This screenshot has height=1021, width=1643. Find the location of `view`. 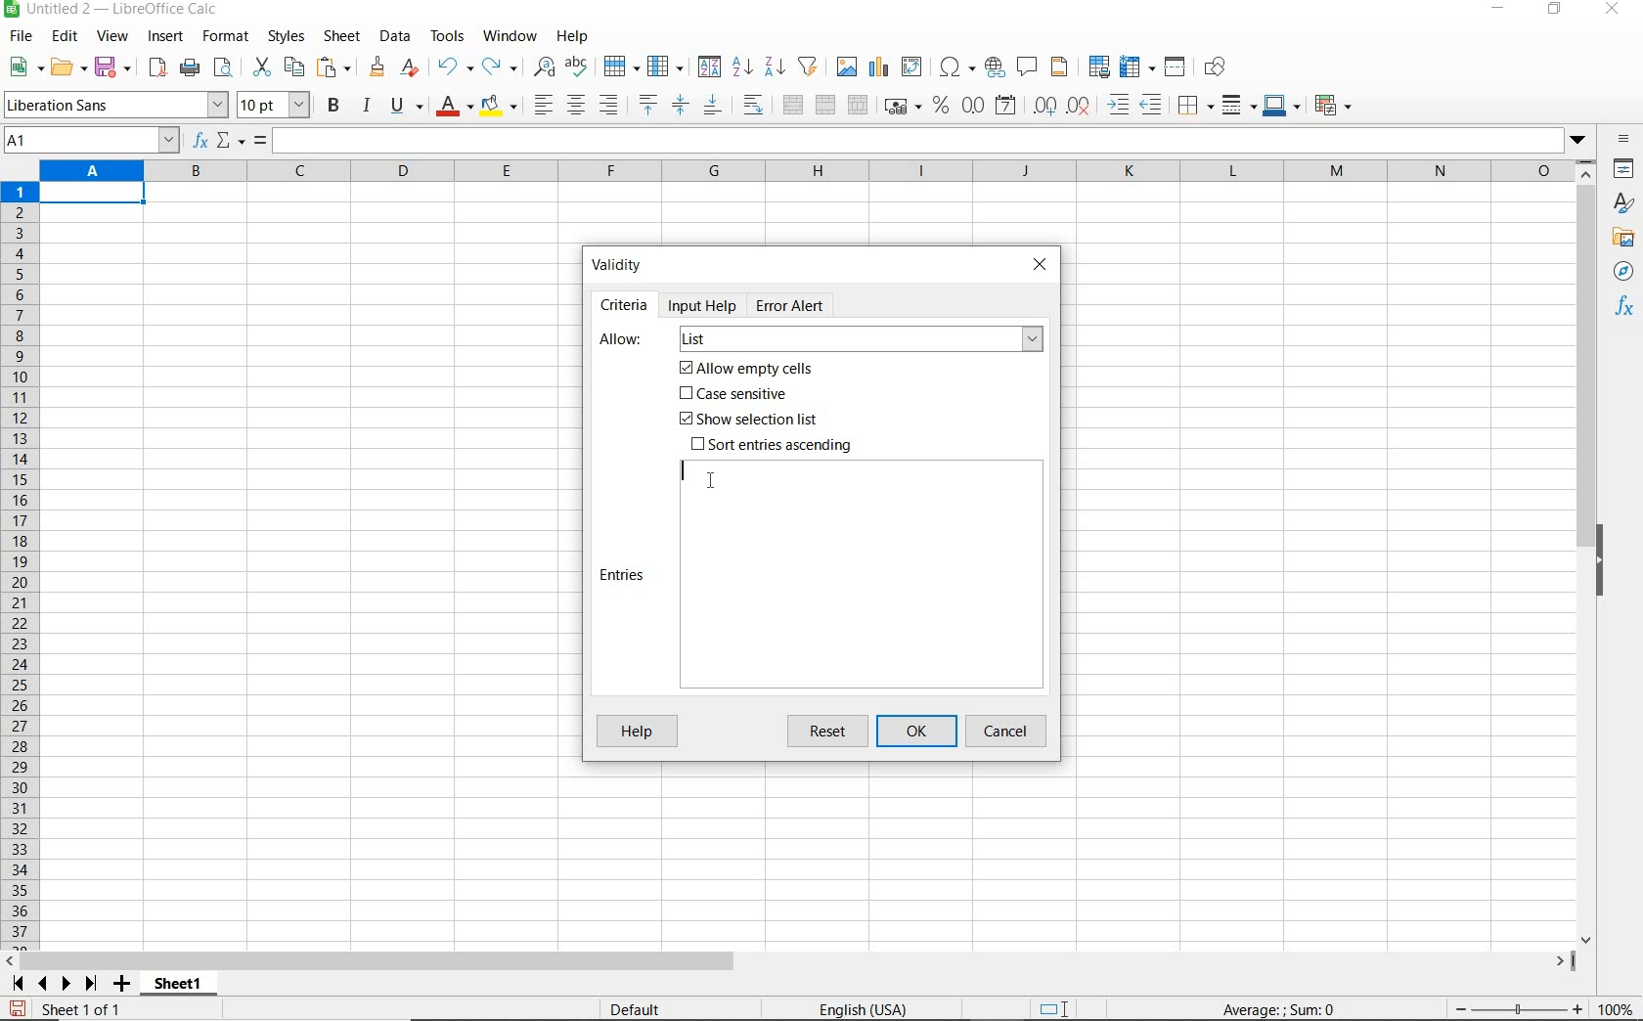

view is located at coordinates (113, 38).